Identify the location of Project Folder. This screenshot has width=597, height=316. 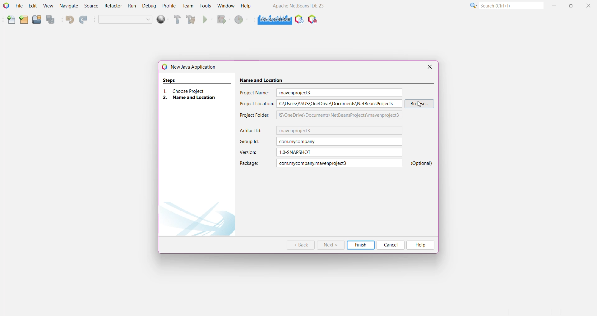
(255, 115).